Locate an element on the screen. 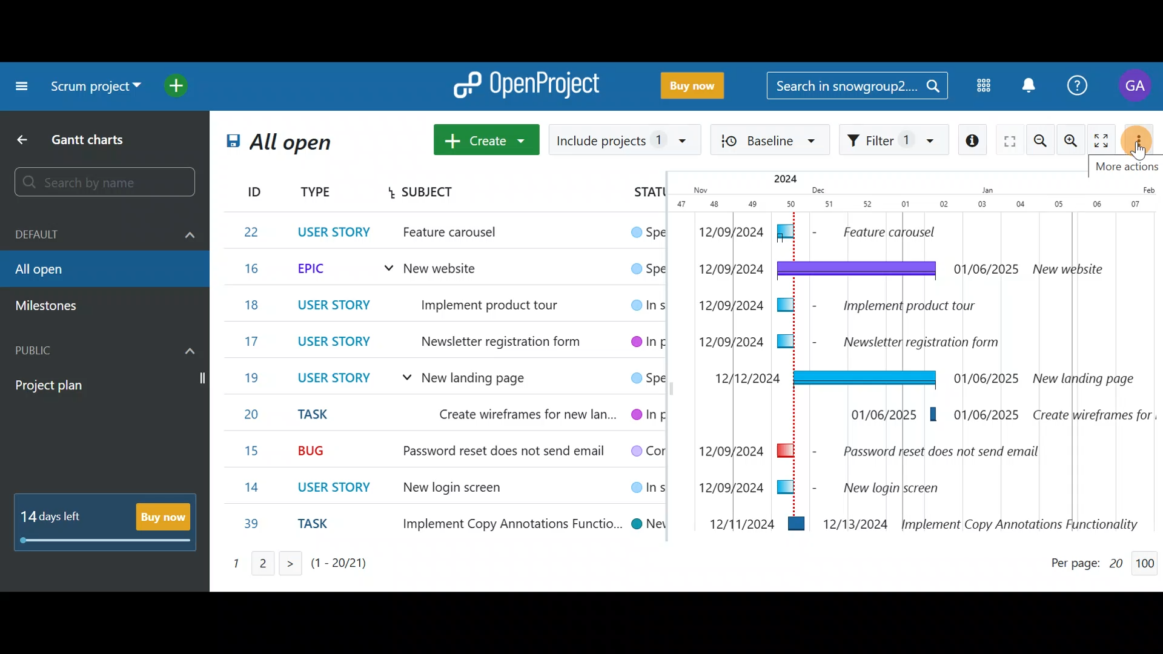 The width and height of the screenshot is (1163, 654). Zoom out is located at coordinates (1042, 142).